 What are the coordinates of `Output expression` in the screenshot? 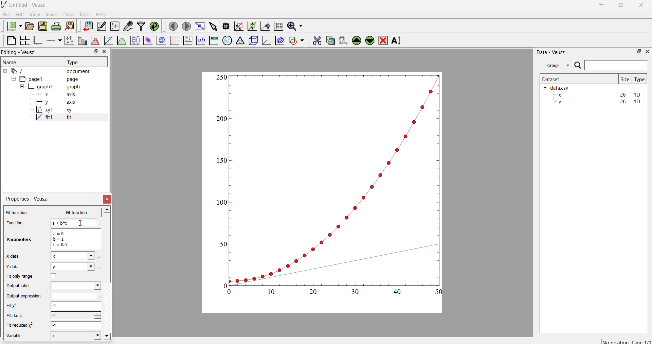 It's located at (26, 296).